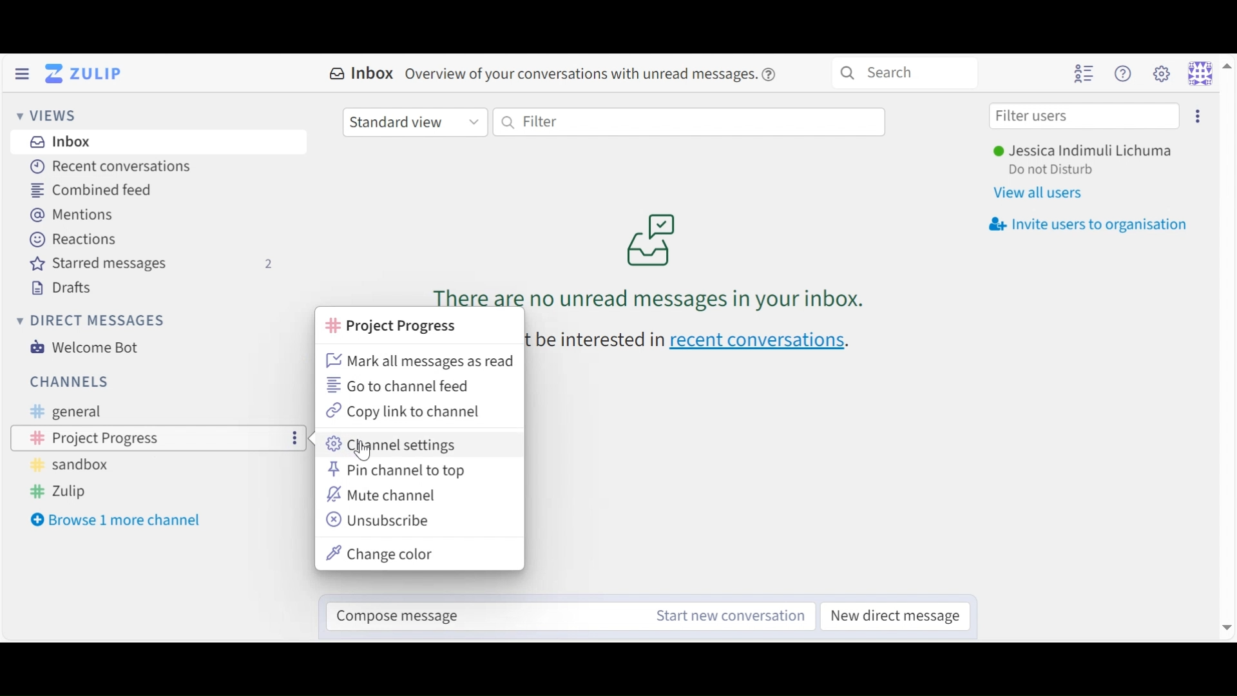  Describe the element at coordinates (91, 438) in the screenshot. I see `# Project Progress` at that location.